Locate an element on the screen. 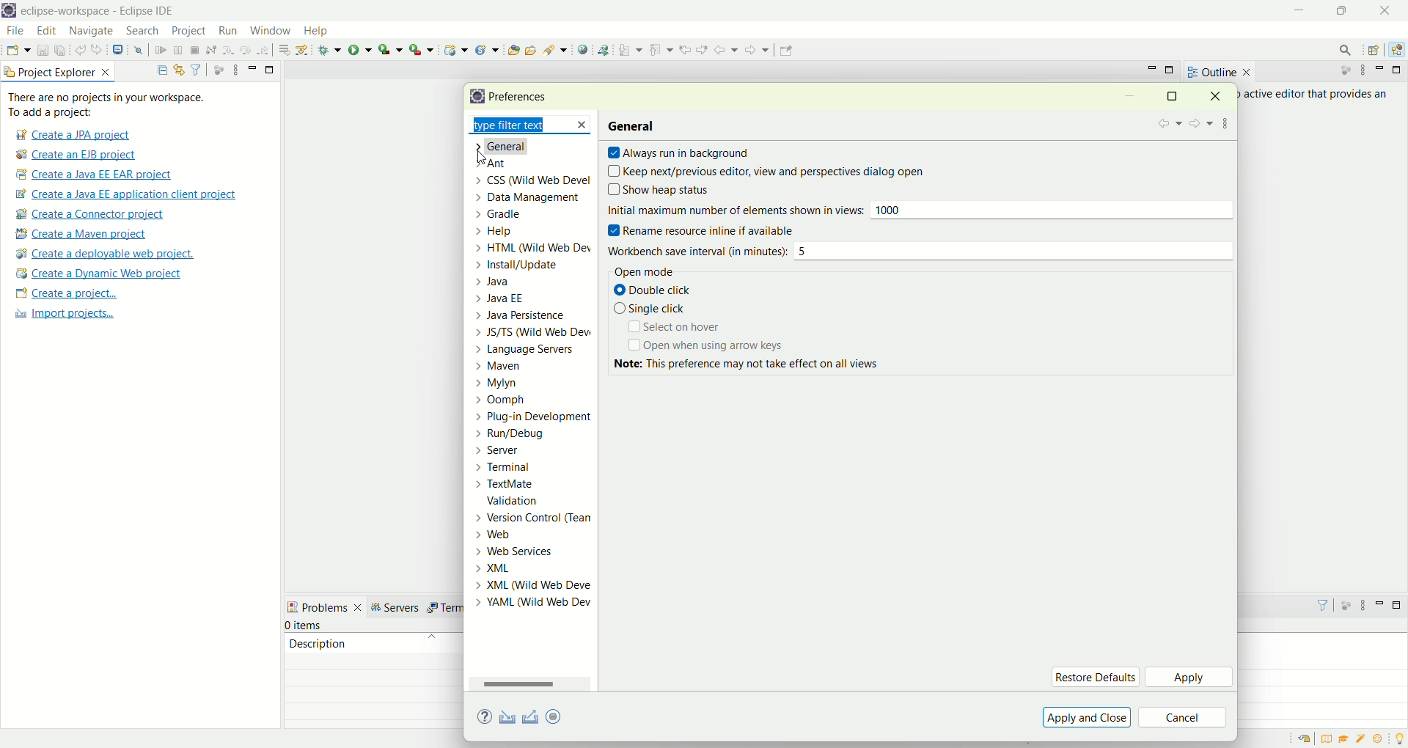 The width and height of the screenshot is (1408, 748). type filter text is located at coordinates (512, 127).